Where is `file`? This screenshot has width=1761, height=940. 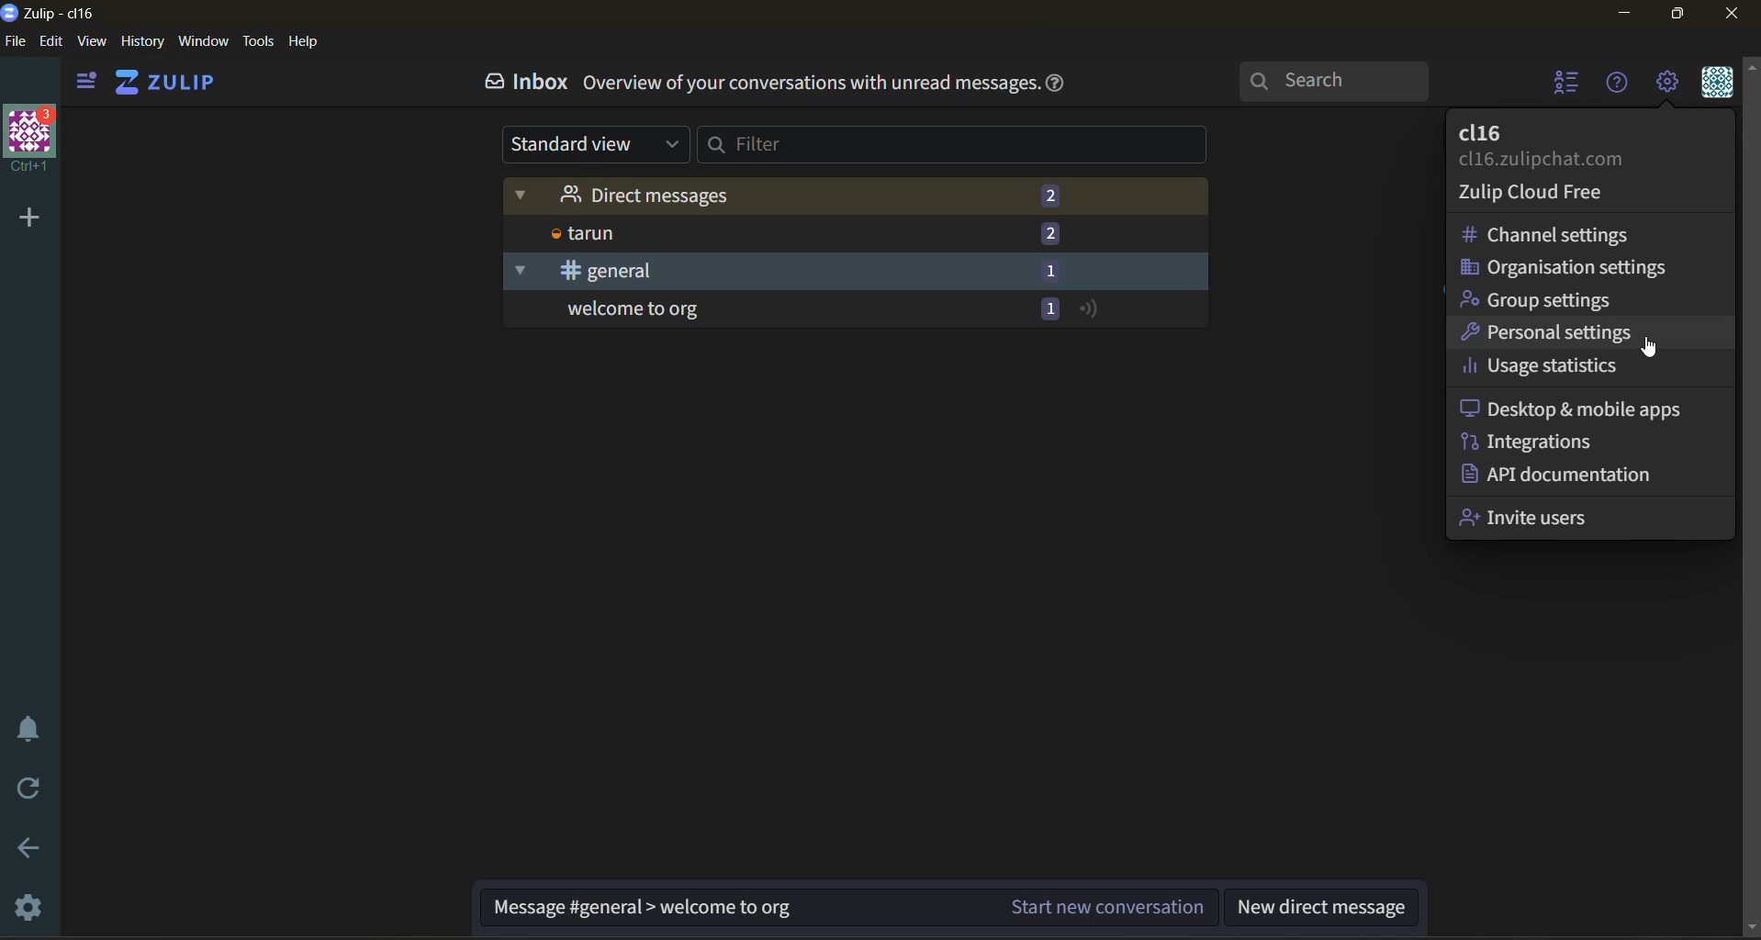
file is located at coordinates (15, 40).